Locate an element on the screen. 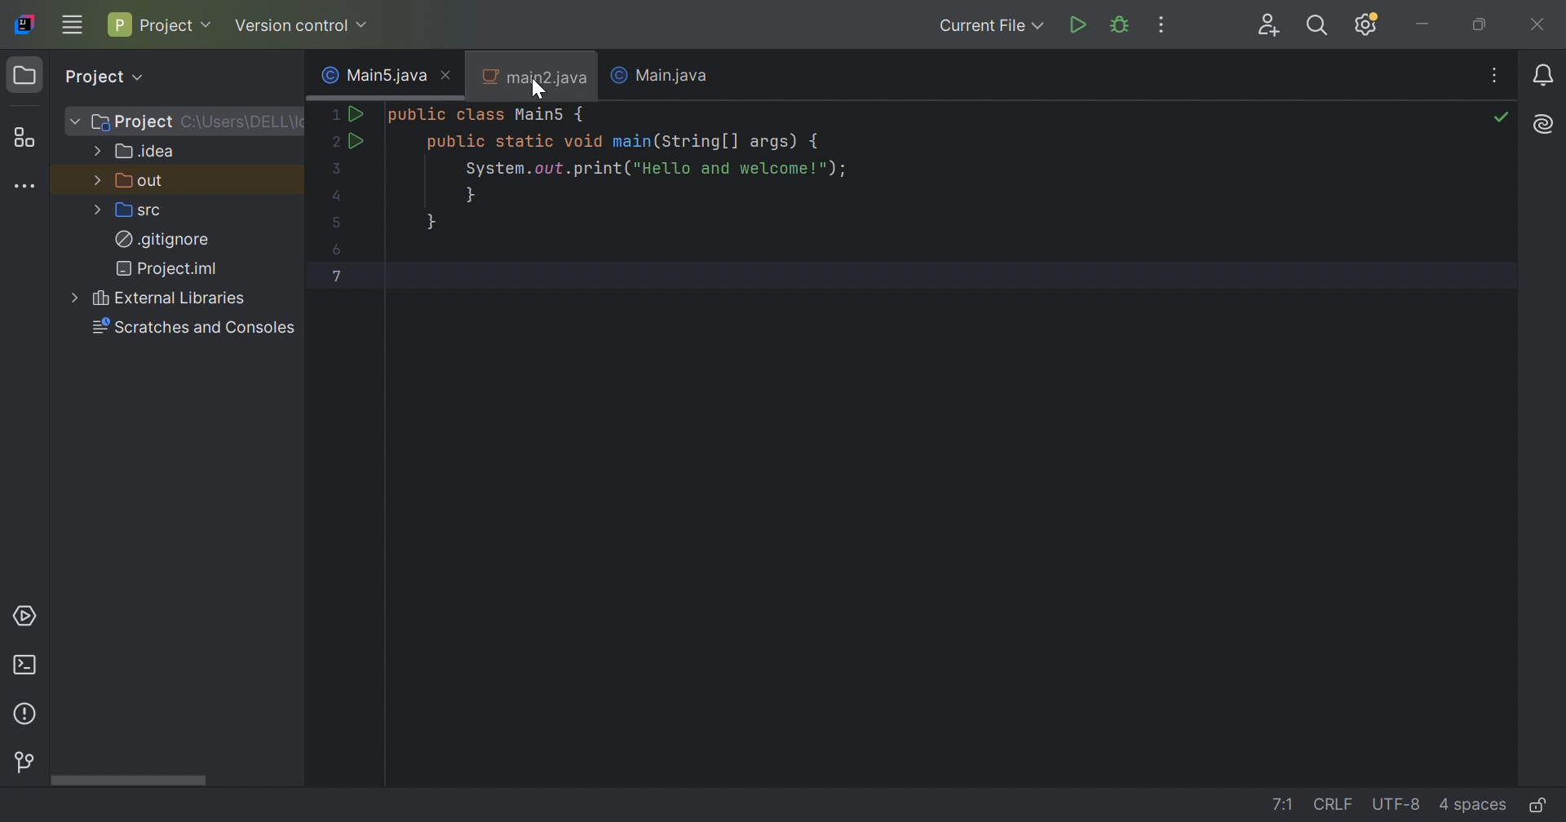  Cursor on main2.java is located at coordinates (538, 89).